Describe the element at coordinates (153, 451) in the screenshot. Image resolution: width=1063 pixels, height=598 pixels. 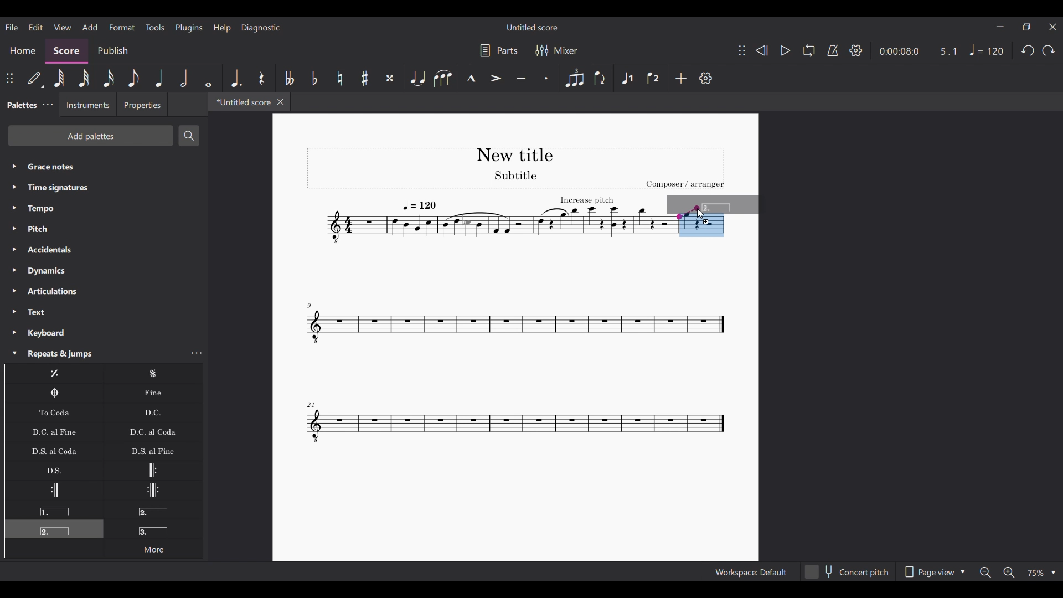
I see `D.S. al Fine` at that location.